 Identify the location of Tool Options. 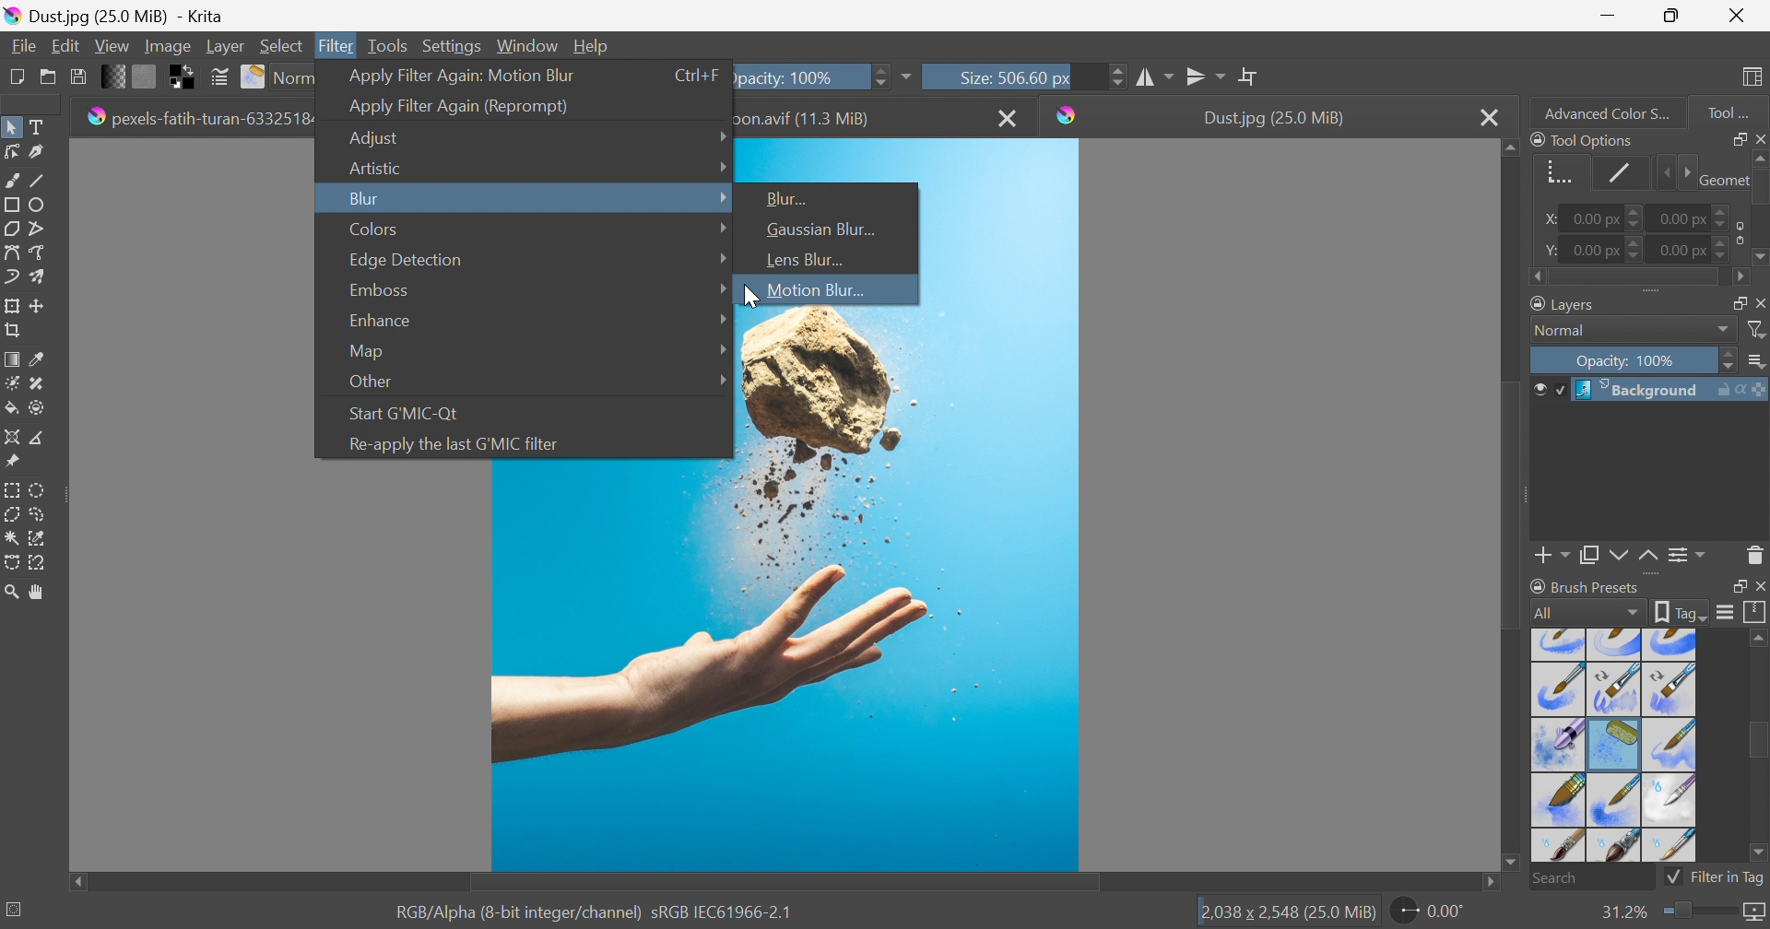
(1582, 139).